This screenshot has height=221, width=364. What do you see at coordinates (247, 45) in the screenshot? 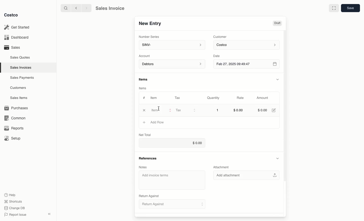
I see `Costco` at bounding box center [247, 45].